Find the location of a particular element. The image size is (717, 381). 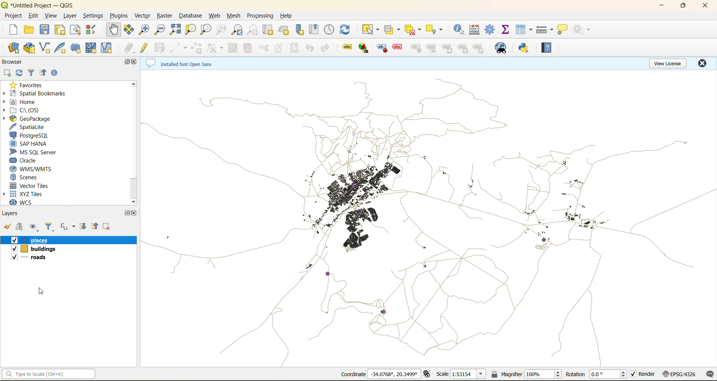

spatial bookmarks is located at coordinates (35, 94).